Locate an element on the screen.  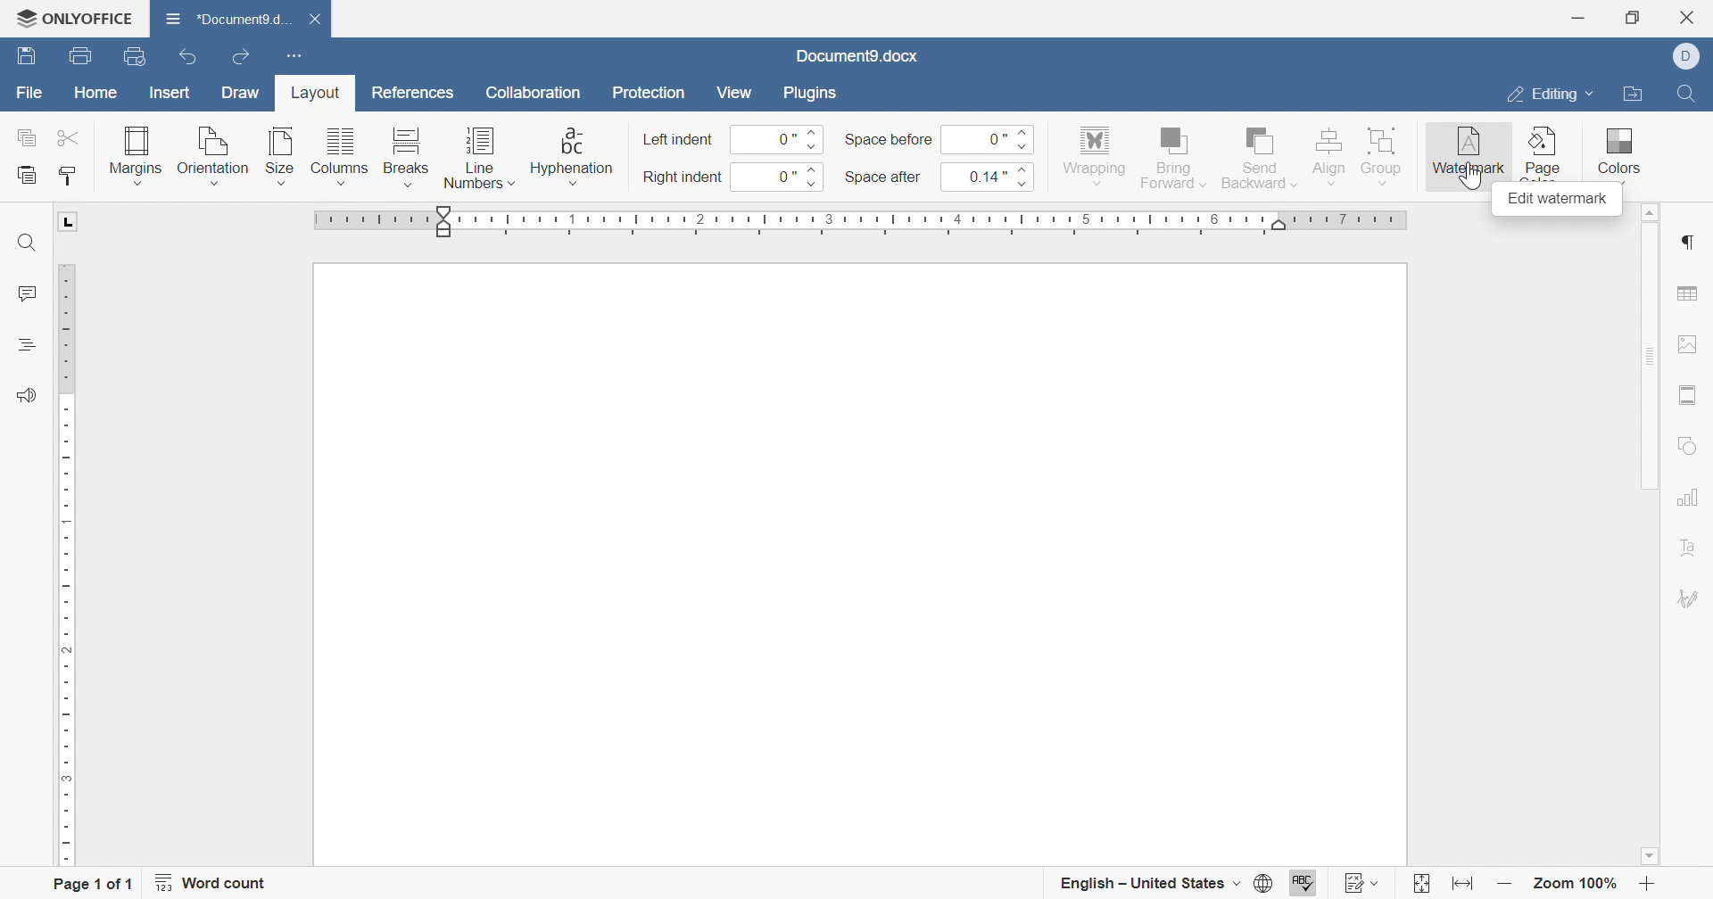
document name is located at coordinates (224, 18).